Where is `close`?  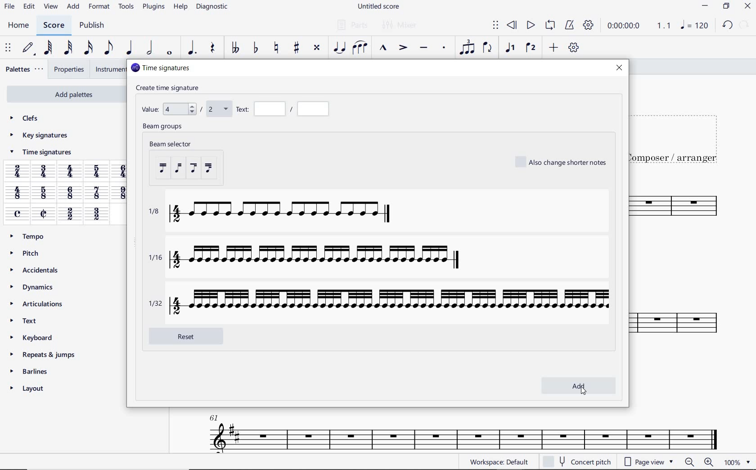
close is located at coordinates (620, 69).